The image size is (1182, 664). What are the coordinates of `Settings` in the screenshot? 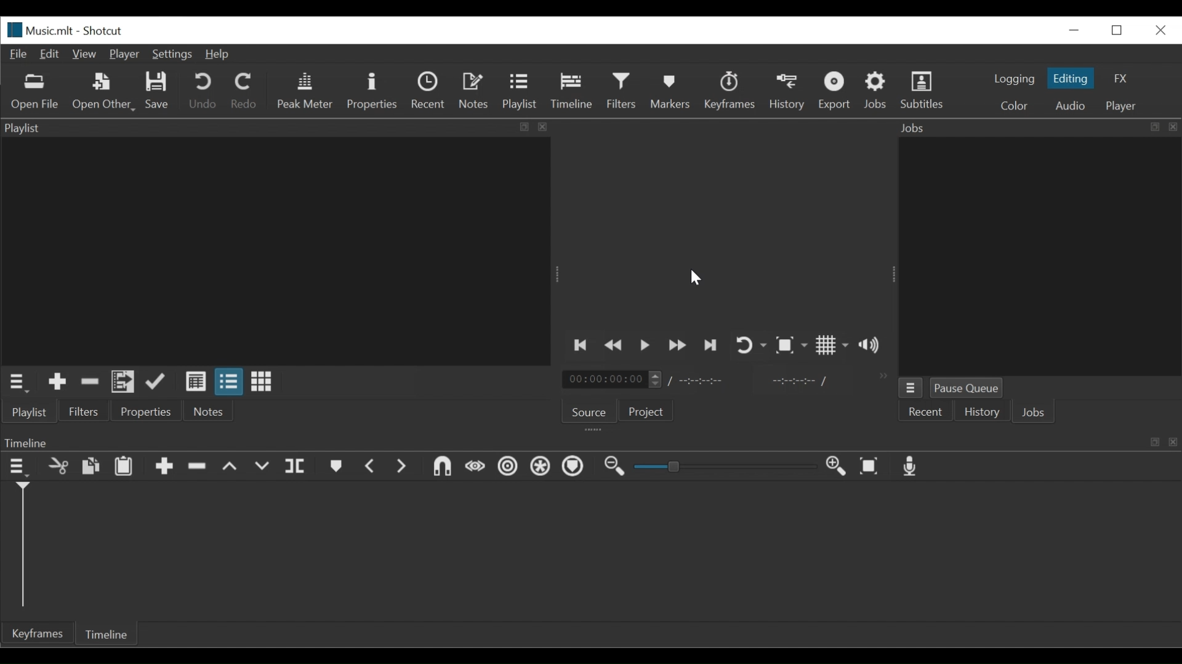 It's located at (172, 55).